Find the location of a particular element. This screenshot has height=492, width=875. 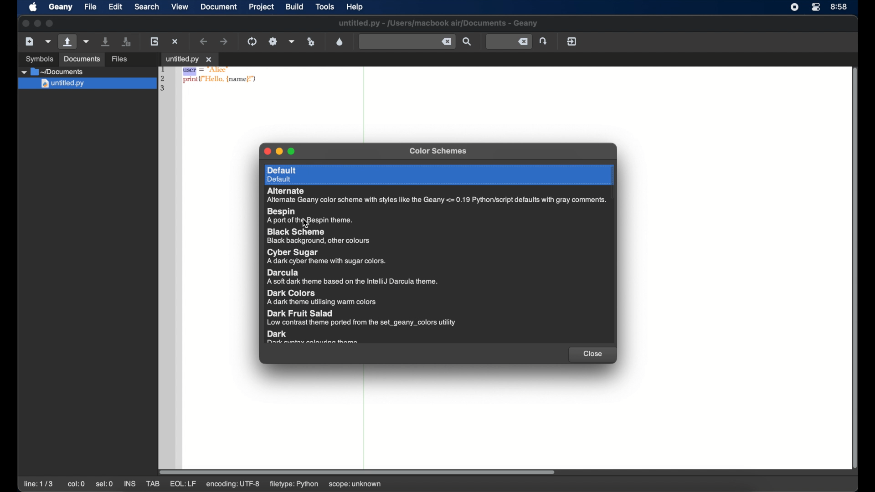

quit geany is located at coordinates (572, 41).